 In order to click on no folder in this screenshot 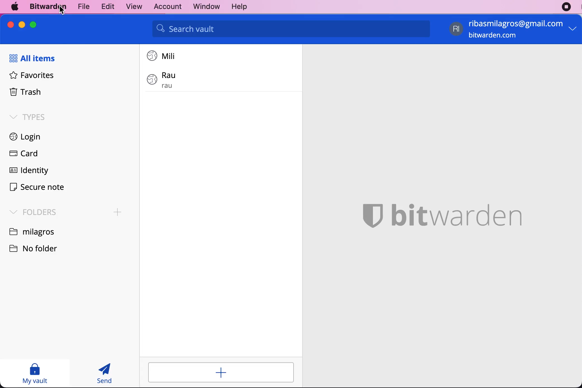, I will do `click(38, 248)`.